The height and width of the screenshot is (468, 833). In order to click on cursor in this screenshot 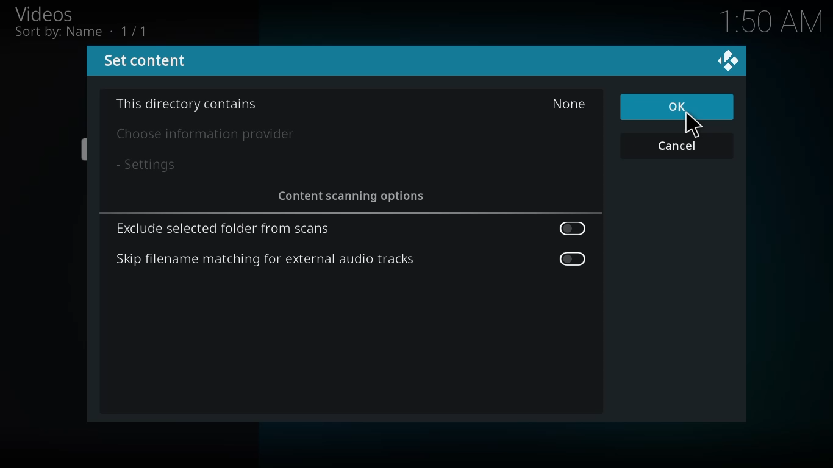, I will do `click(693, 126)`.